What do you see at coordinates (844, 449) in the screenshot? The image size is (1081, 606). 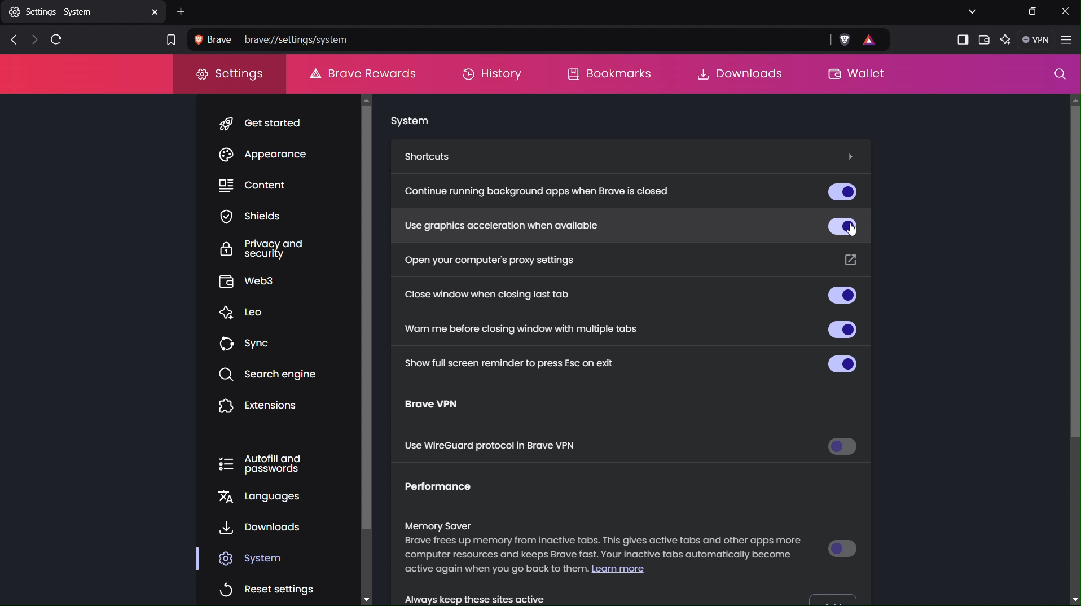 I see `Button` at bounding box center [844, 449].